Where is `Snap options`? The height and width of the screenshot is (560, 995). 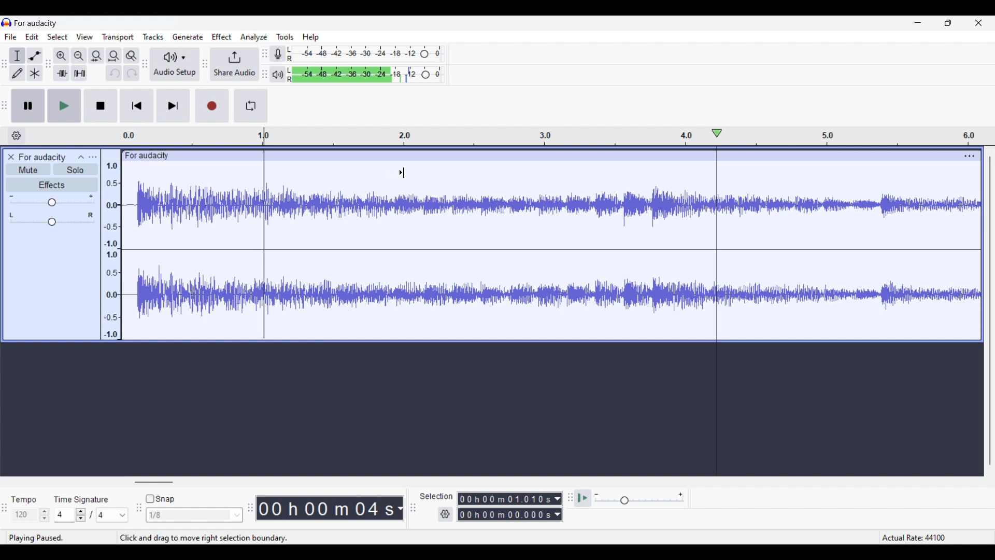
Snap options is located at coordinates (195, 515).